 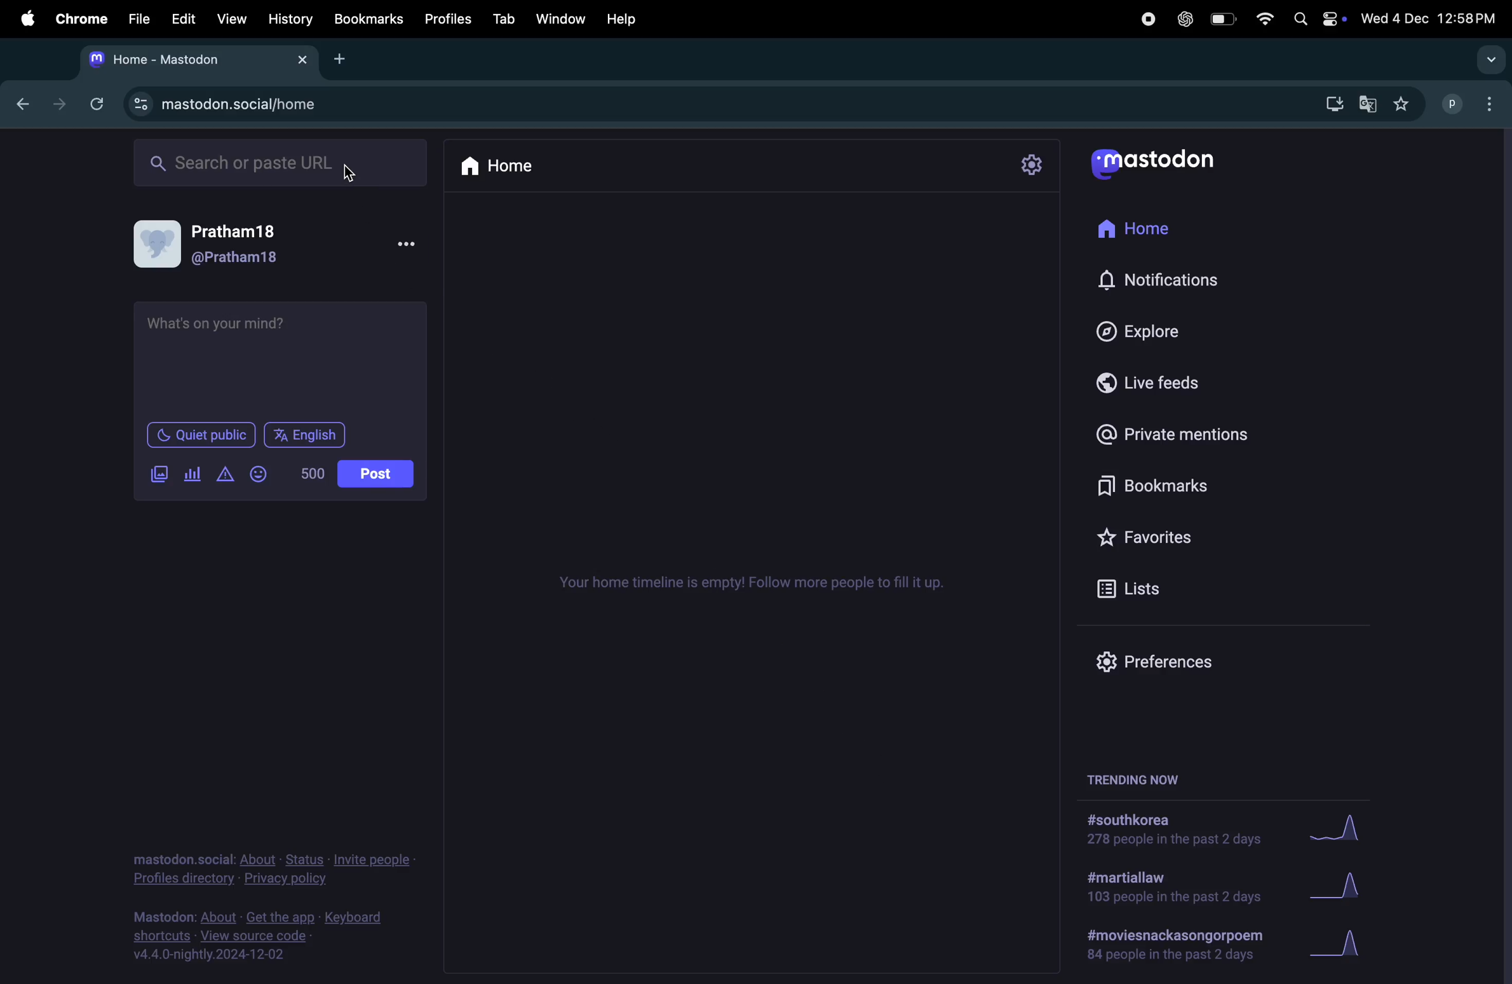 What do you see at coordinates (1344, 948) in the screenshot?
I see `grapj` at bounding box center [1344, 948].